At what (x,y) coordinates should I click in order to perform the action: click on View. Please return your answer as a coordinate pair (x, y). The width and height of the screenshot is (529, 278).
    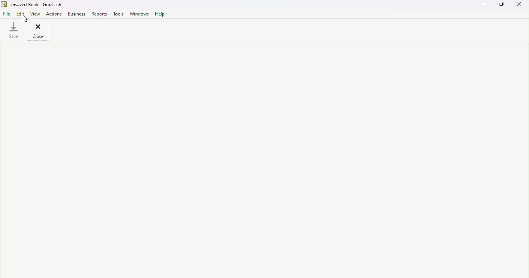
    Looking at the image, I should click on (36, 14).